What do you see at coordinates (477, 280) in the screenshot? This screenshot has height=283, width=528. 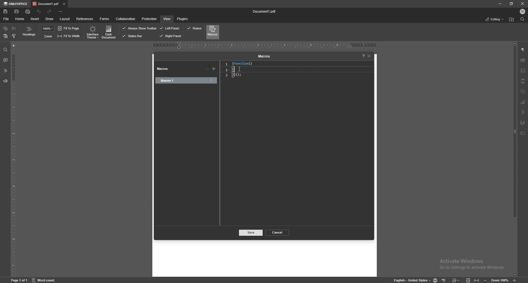 I see `fit to width` at bounding box center [477, 280].